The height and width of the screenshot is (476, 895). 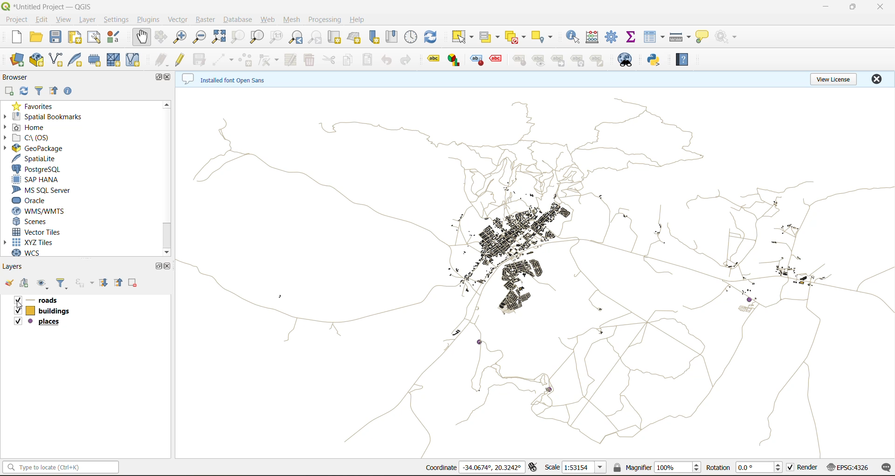 What do you see at coordinates (20, 305) in the screenshot?
I see `Cursor` at bounding box center [20, 305].